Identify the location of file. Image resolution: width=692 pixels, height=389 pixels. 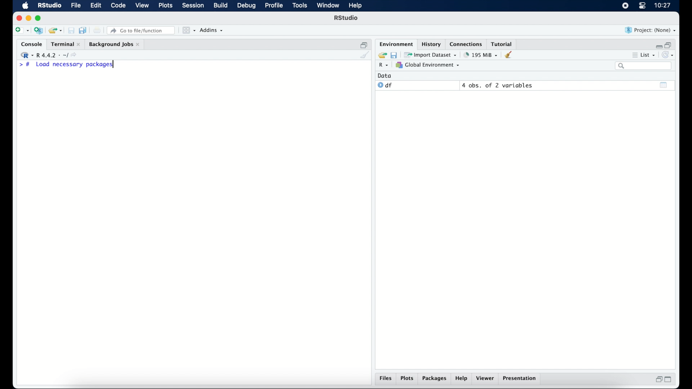
(75, 6).